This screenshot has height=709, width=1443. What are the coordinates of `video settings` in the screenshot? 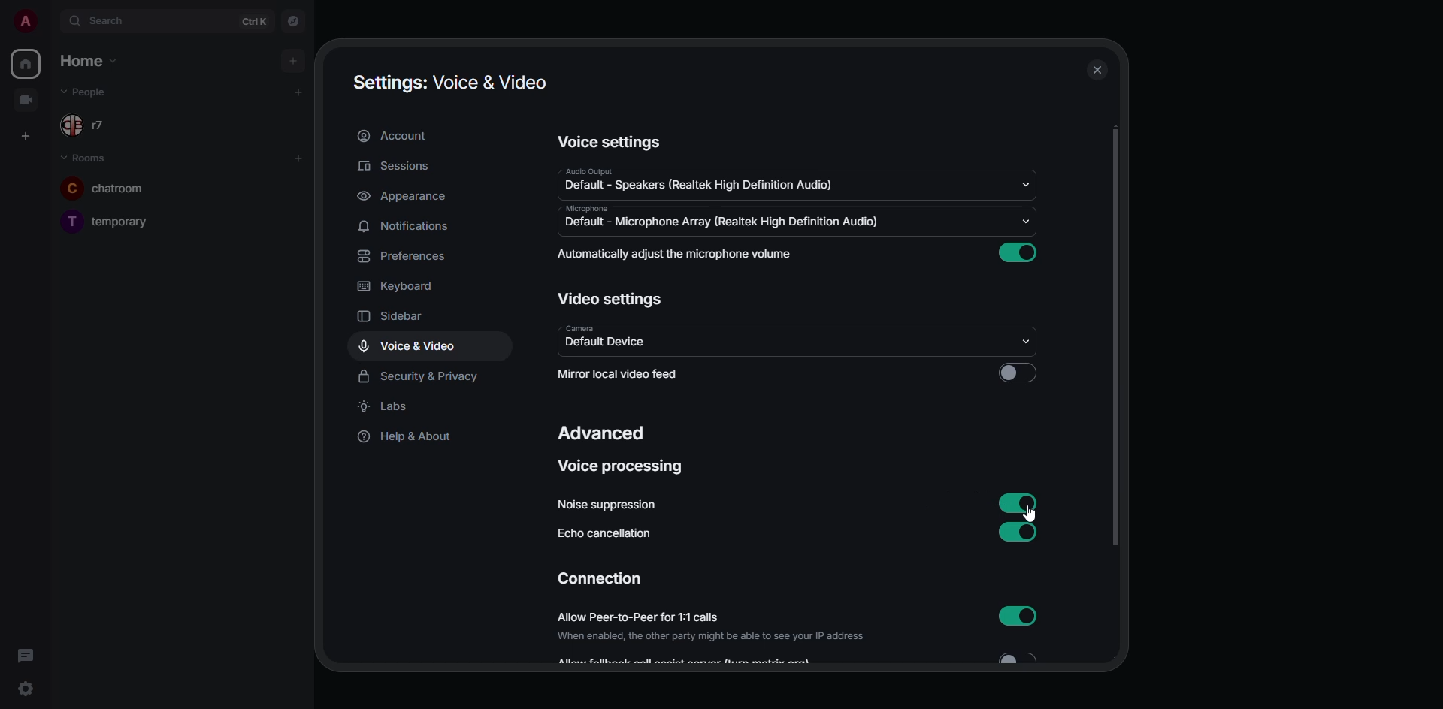 It's located at (610, 297).